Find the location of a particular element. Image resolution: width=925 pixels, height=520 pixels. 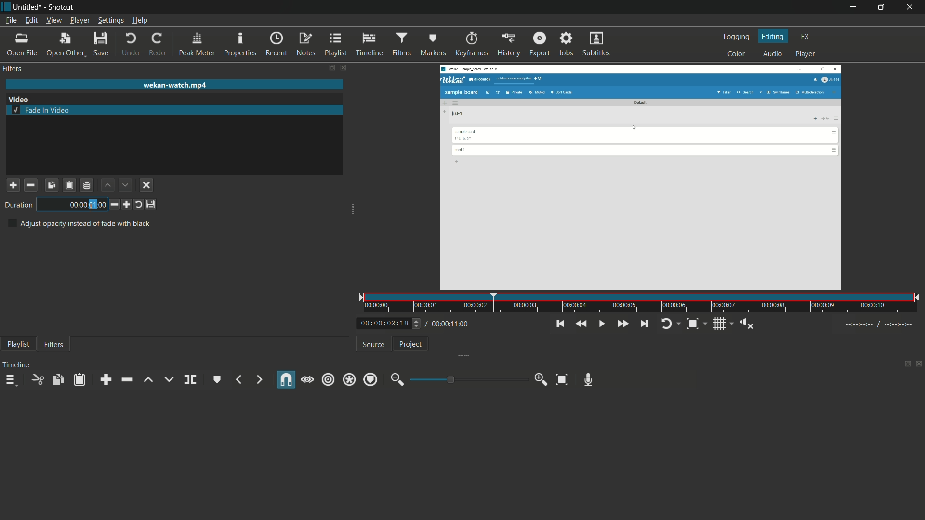

text cursor is located at coordinates (93, 207).